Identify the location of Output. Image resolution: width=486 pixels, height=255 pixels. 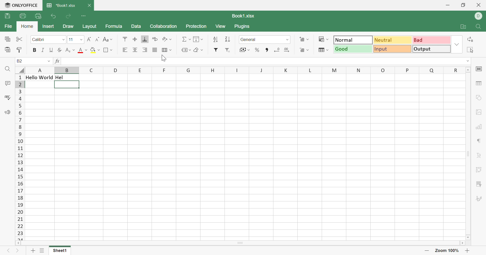
(432, 49).